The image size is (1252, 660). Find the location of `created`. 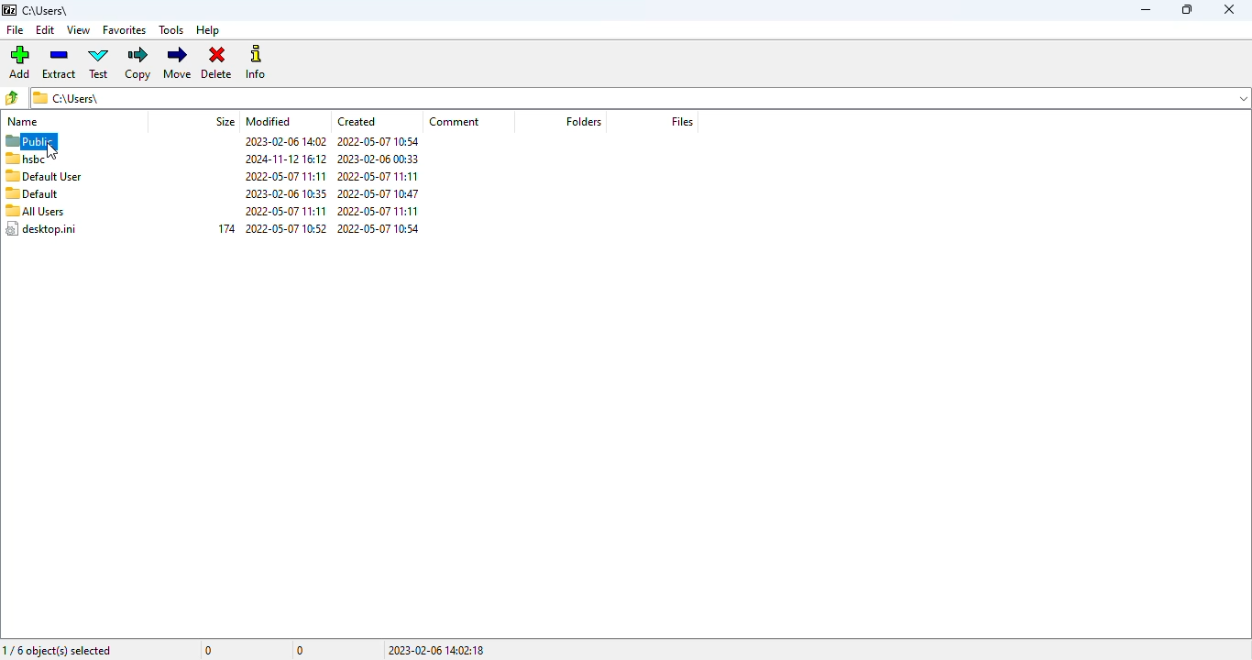

created is located at coordinates (356, 121).